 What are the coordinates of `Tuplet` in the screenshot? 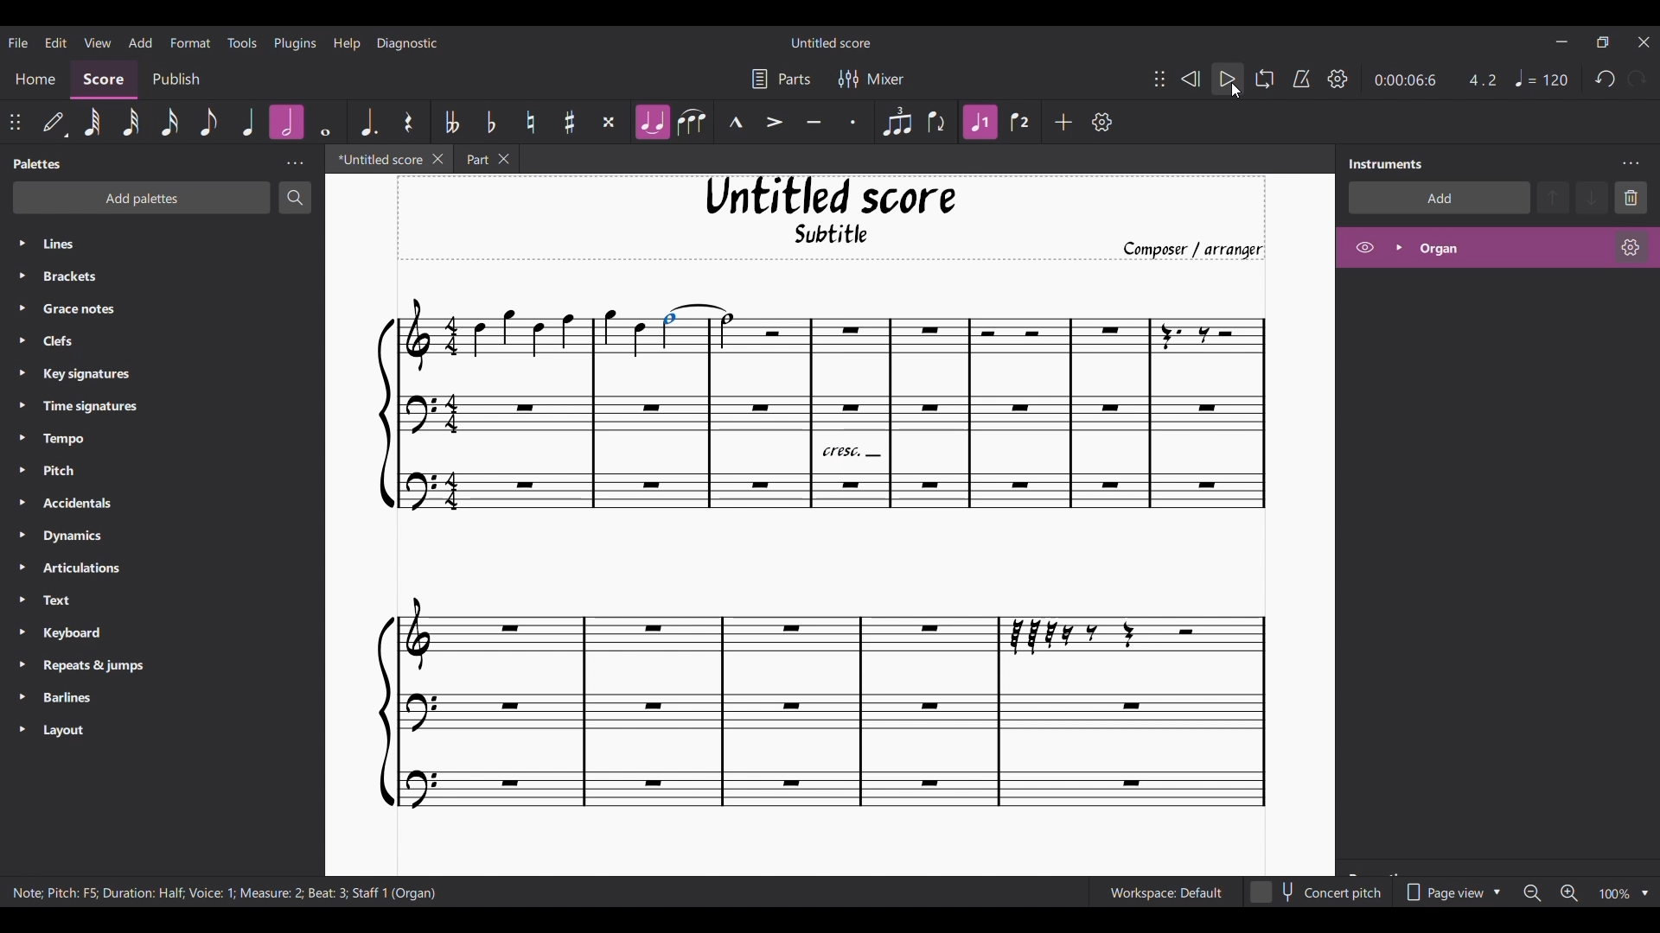 It's located at (897, 123).